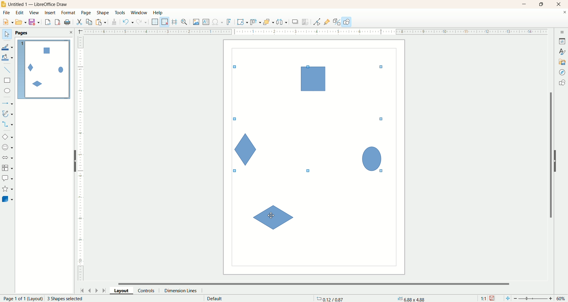 The height and width of the screenshot is (302, 568). What do you see at coordinates (87, 12) in the screenshot?
I see `page` at bounding box center [87, 12].